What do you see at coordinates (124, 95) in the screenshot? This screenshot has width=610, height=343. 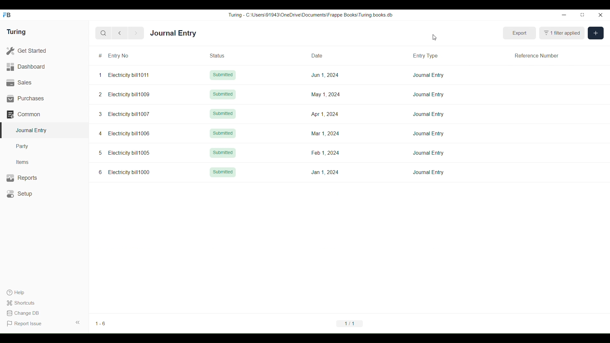 I see `2 Electricity bill1009` at bounding box center [124, 95].